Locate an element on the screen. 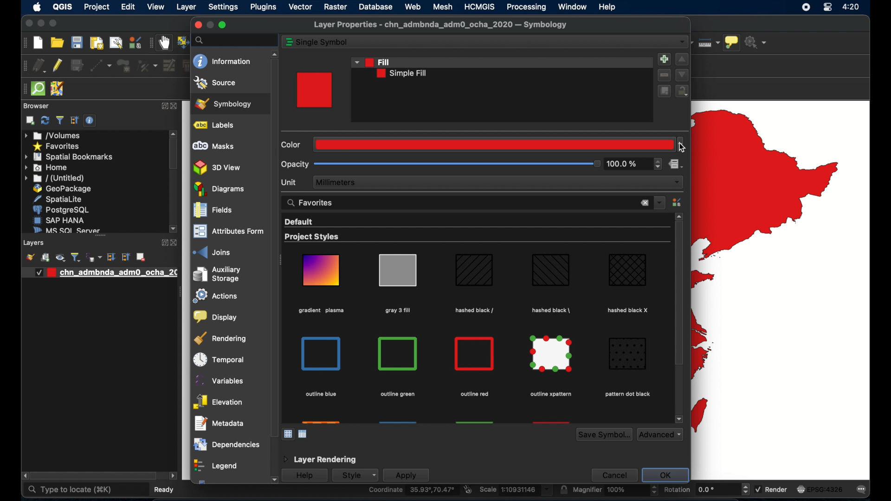  screen recorder icon is located at coordinates (806, 7).